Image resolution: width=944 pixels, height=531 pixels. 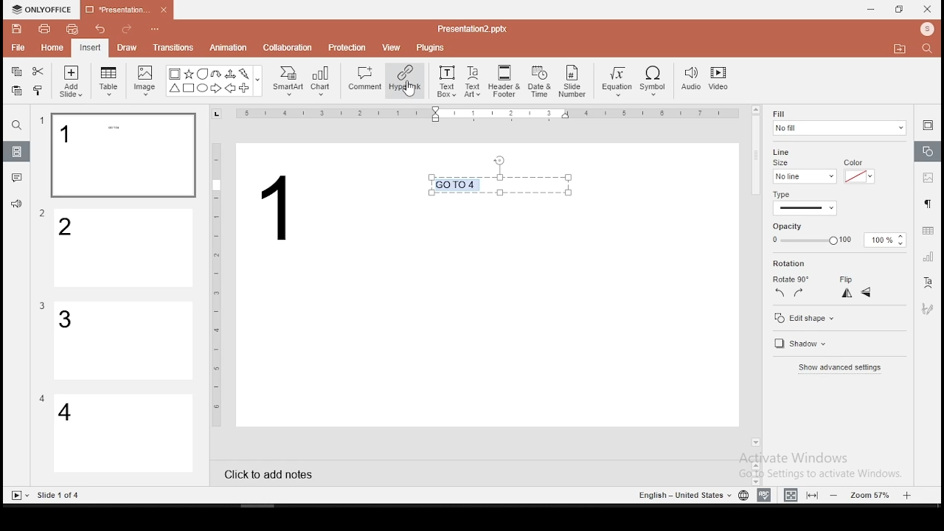 What do you see at coordinates (44, 27) in the screenshot?
I see `print file` at bounding box center [44, 27].